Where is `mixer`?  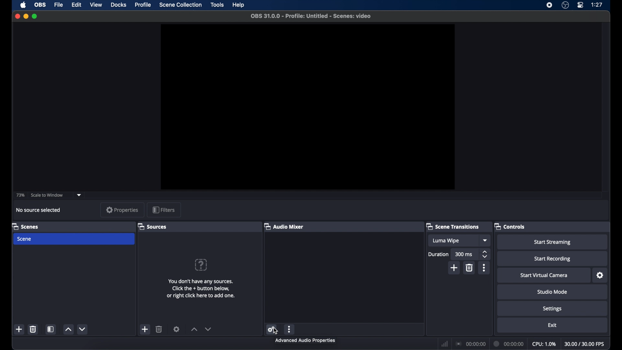 mixer is located at coordinates (284, 226).